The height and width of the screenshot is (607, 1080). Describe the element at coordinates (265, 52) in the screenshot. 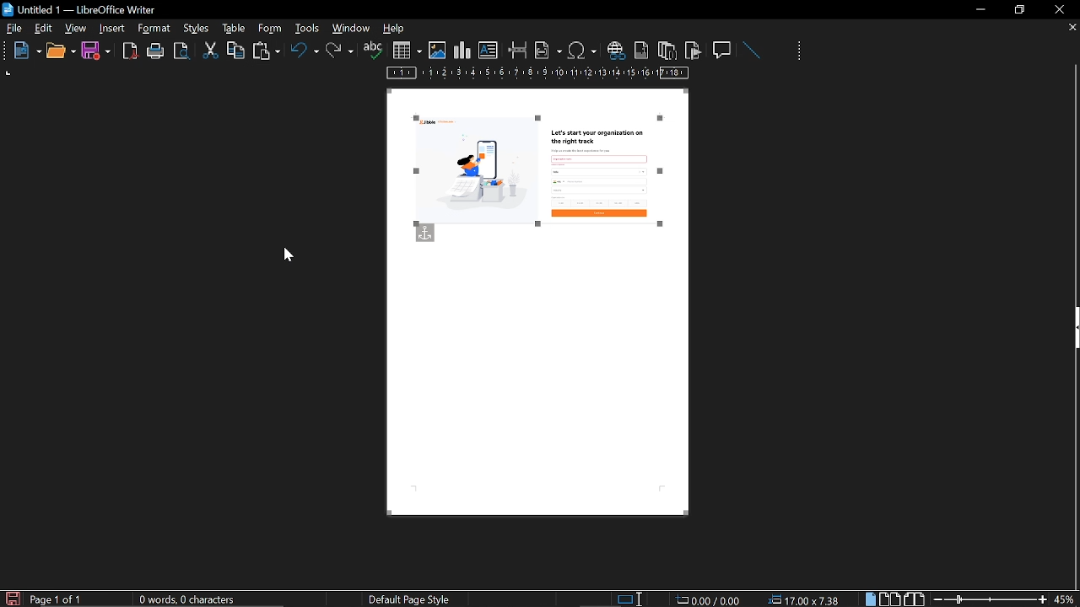

I see `paste` at that location.